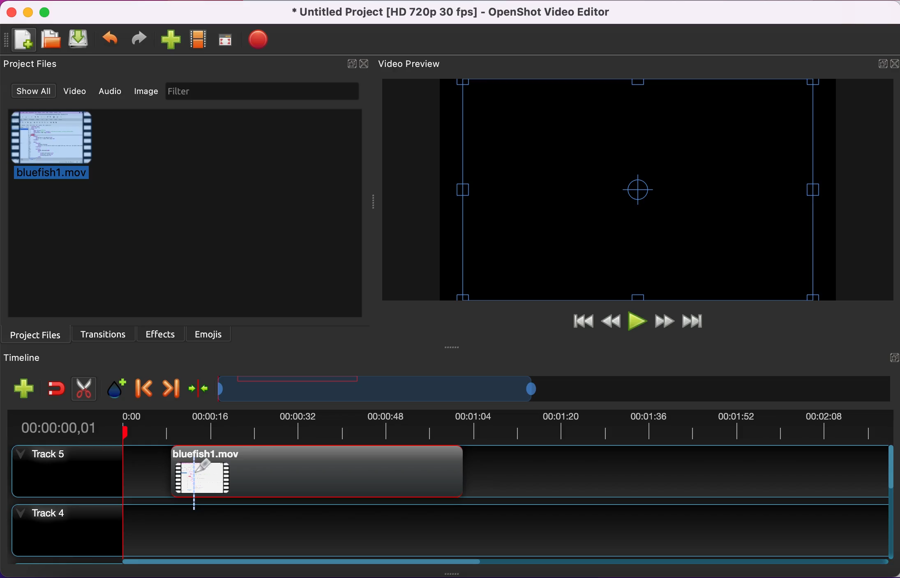 Image resolution: width=900 pixels, height=578 pixels. I want to click on import files, so click(171, 40).